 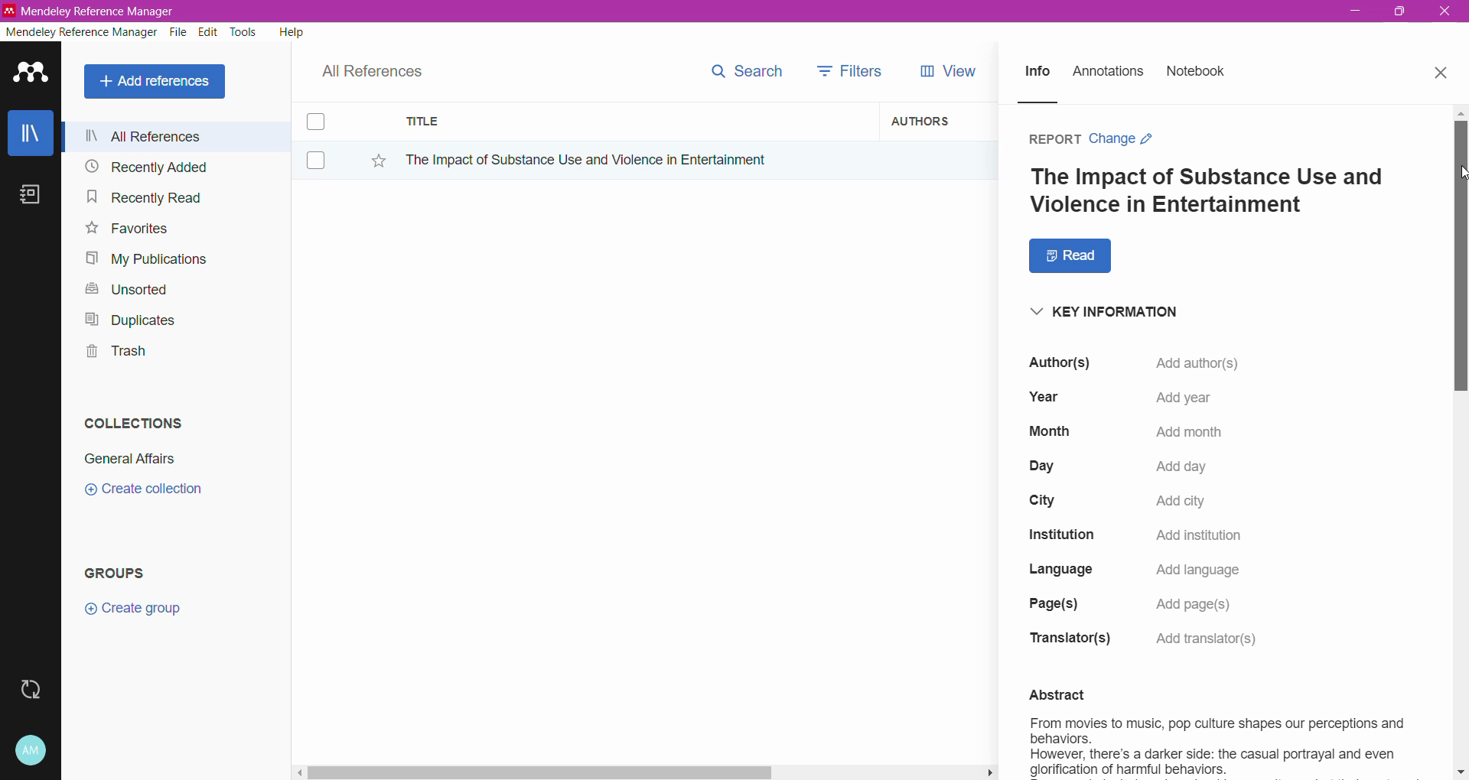 What do you see at coordinates (1159, 398) in the screenshot?
I see `year` at bounding box center [1159, 398].